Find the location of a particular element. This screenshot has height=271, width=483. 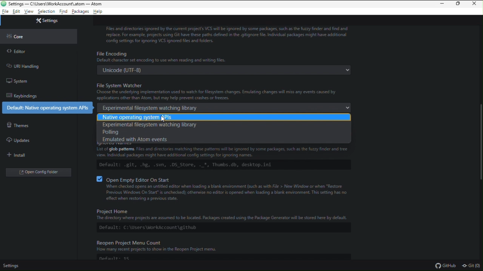

github is located at coordinates (445, 265).